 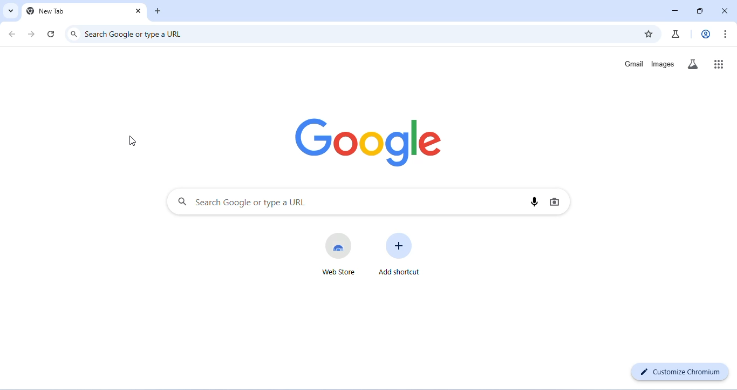 What do you see at coordinates (663, 64) in the screenshot?
I see `images` at bounding box center [663, 64].